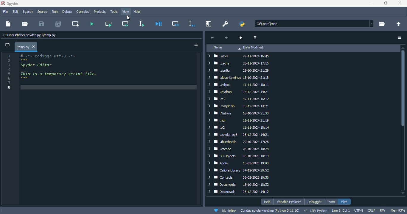  Describe the element at coordinates (225, 24) in the screenshot. I see `preferences` at that location.